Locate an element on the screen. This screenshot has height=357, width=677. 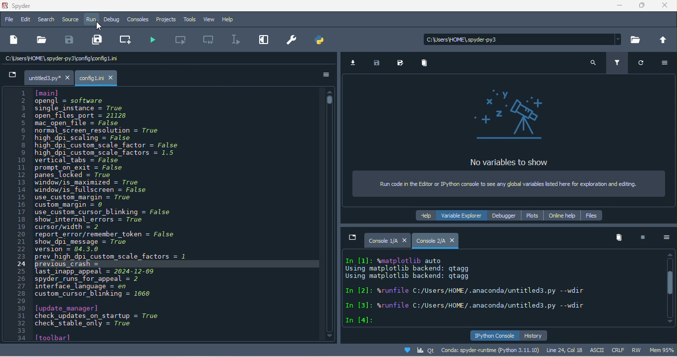
variable explorer is located at coordinates (463, 215).